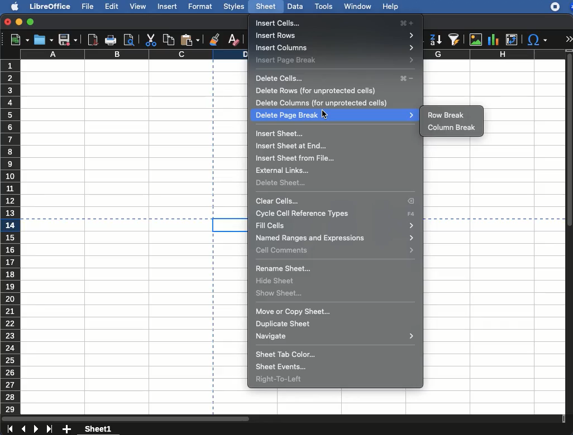 The image size is (573, 435). Describe the element at coordinates (135, 55) in the screenshot. I see `column` at that location.